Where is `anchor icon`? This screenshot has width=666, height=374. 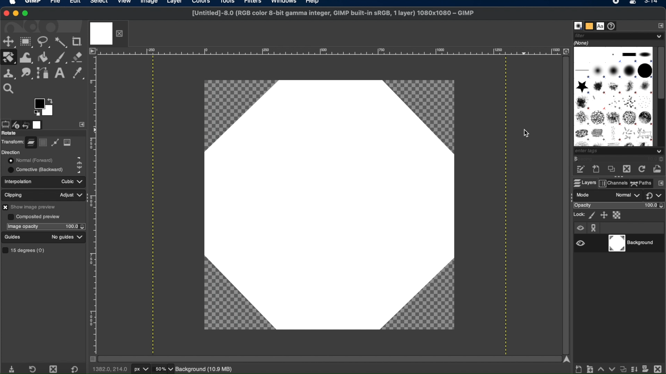 anchor icon is located at coordinates (594, 228).